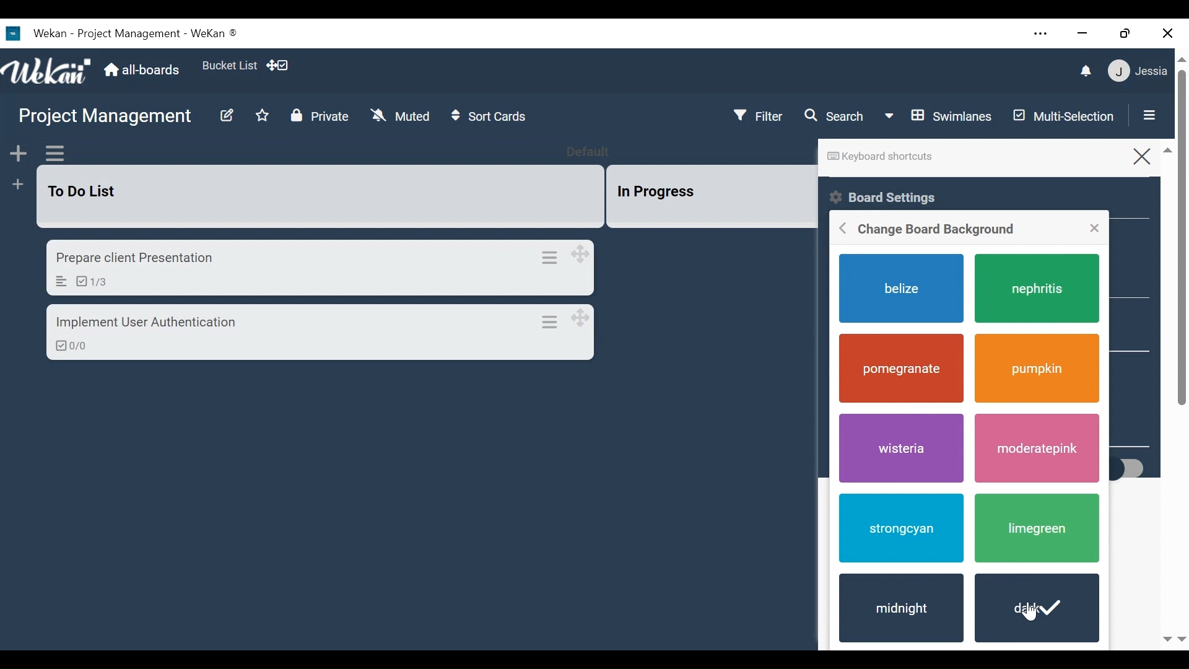 The image size is (1189, 669). Describe the element at coordinates (146, 324) in the screenshot. I see `Card Title` at that location.